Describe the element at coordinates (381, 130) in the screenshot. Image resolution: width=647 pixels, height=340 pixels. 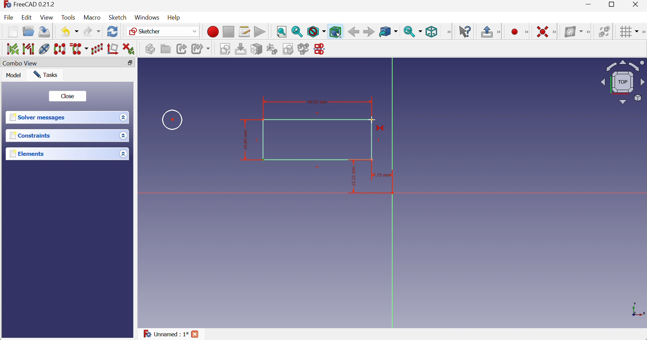
I see `constrain symmetrical` at that location.